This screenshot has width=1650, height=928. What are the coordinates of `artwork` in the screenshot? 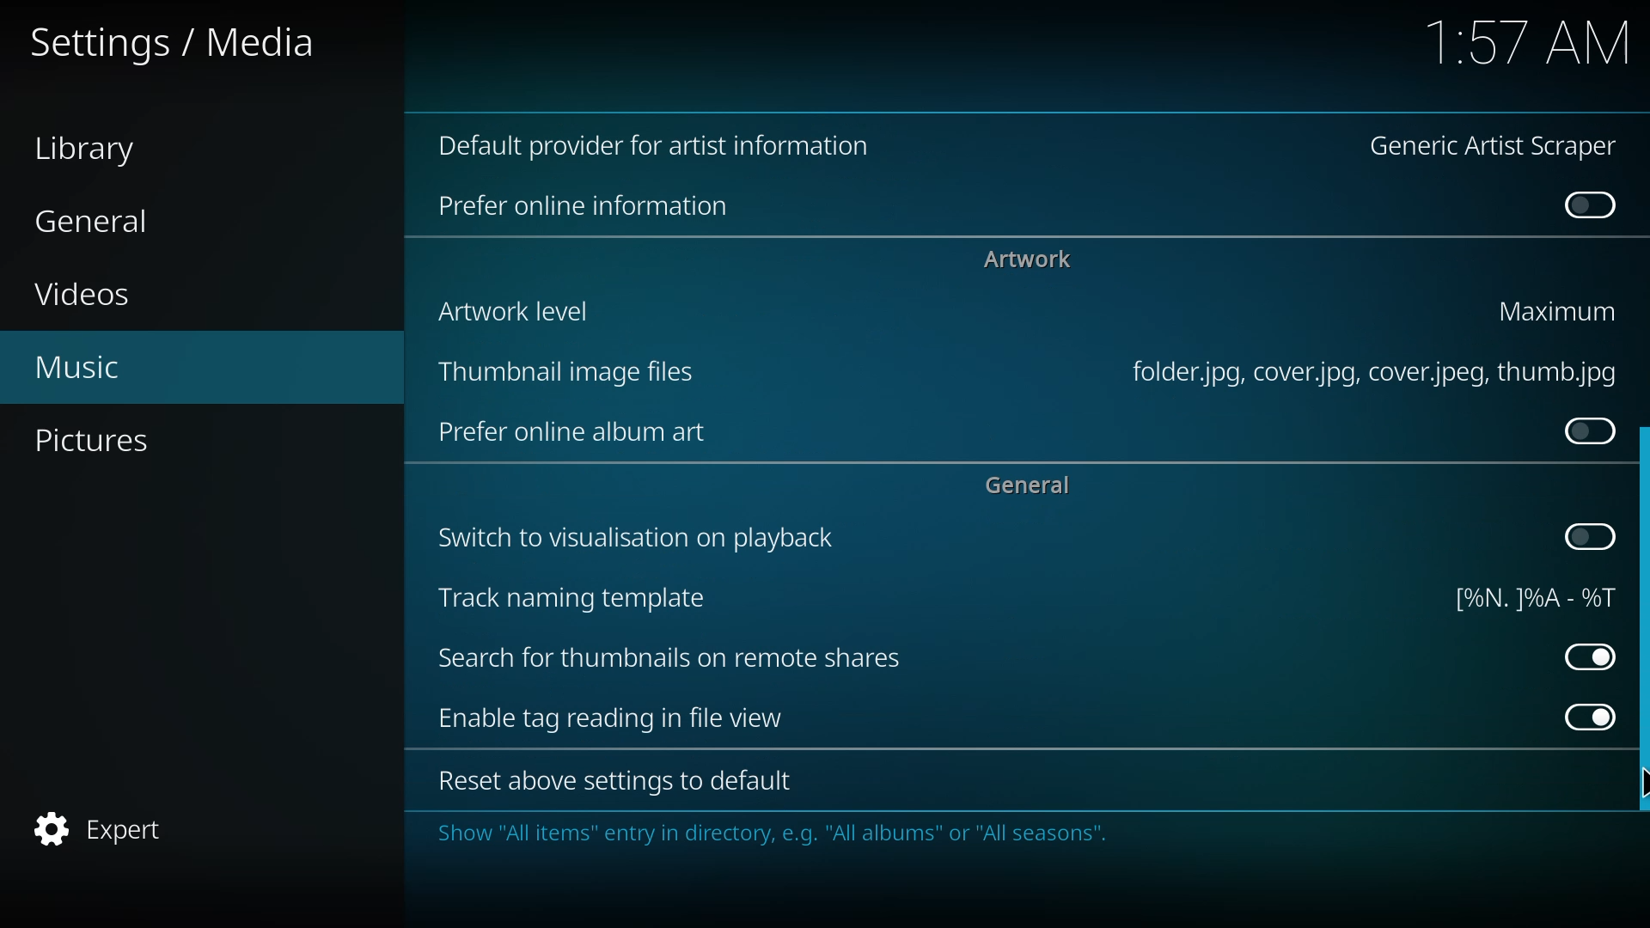 It's located at (1026, 259).